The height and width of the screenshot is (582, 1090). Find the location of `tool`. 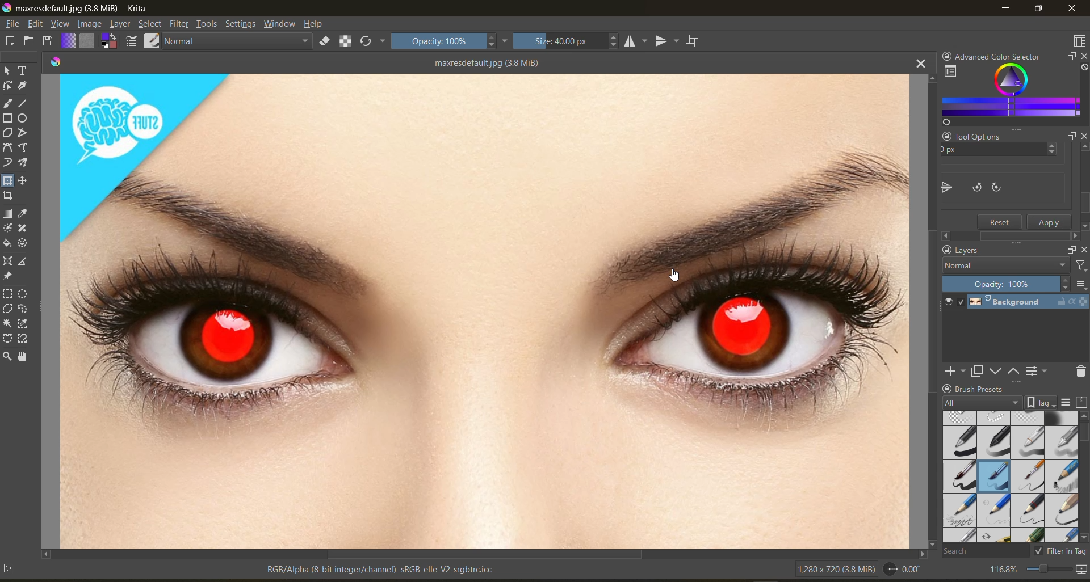

tool is located at coordinates (9, 163).